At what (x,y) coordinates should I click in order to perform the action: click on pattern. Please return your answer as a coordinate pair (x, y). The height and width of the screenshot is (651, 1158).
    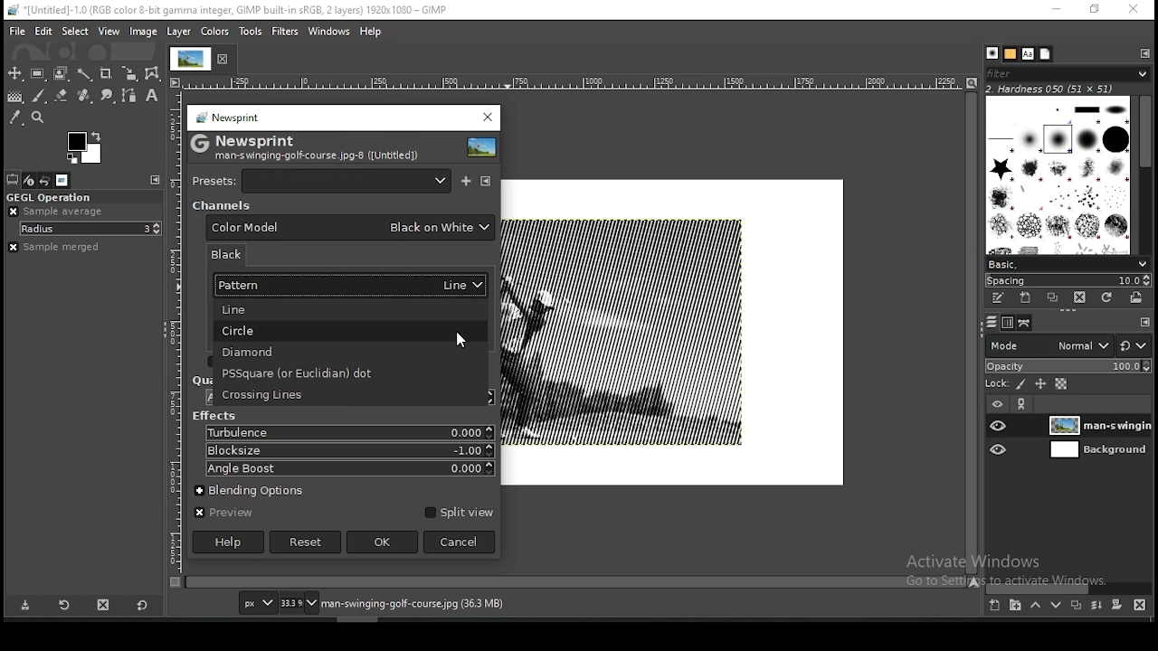
    Looking at the image, I should click on (350, 284).